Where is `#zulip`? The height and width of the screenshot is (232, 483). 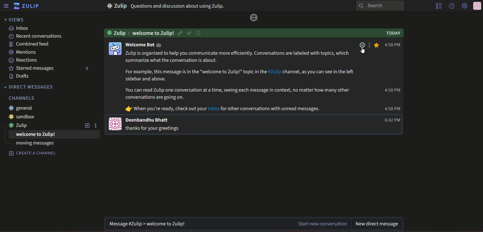 #zulip is located at coordinates (20, 125).